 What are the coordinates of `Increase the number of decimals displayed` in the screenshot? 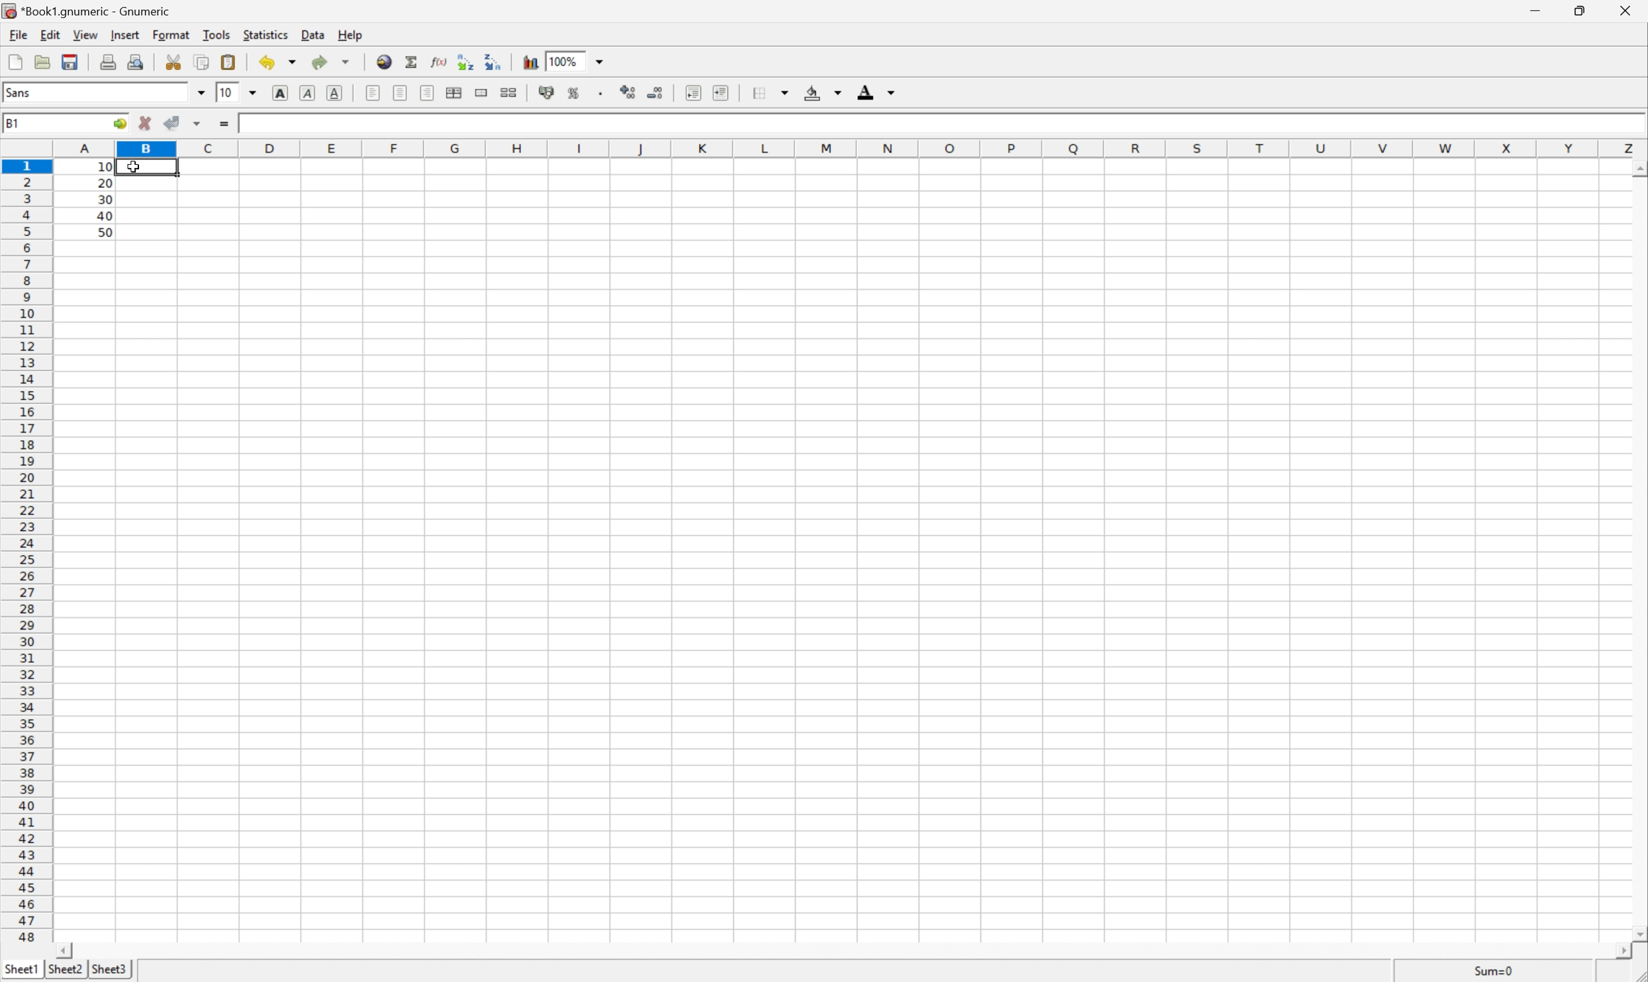 It's located at (626, 91).